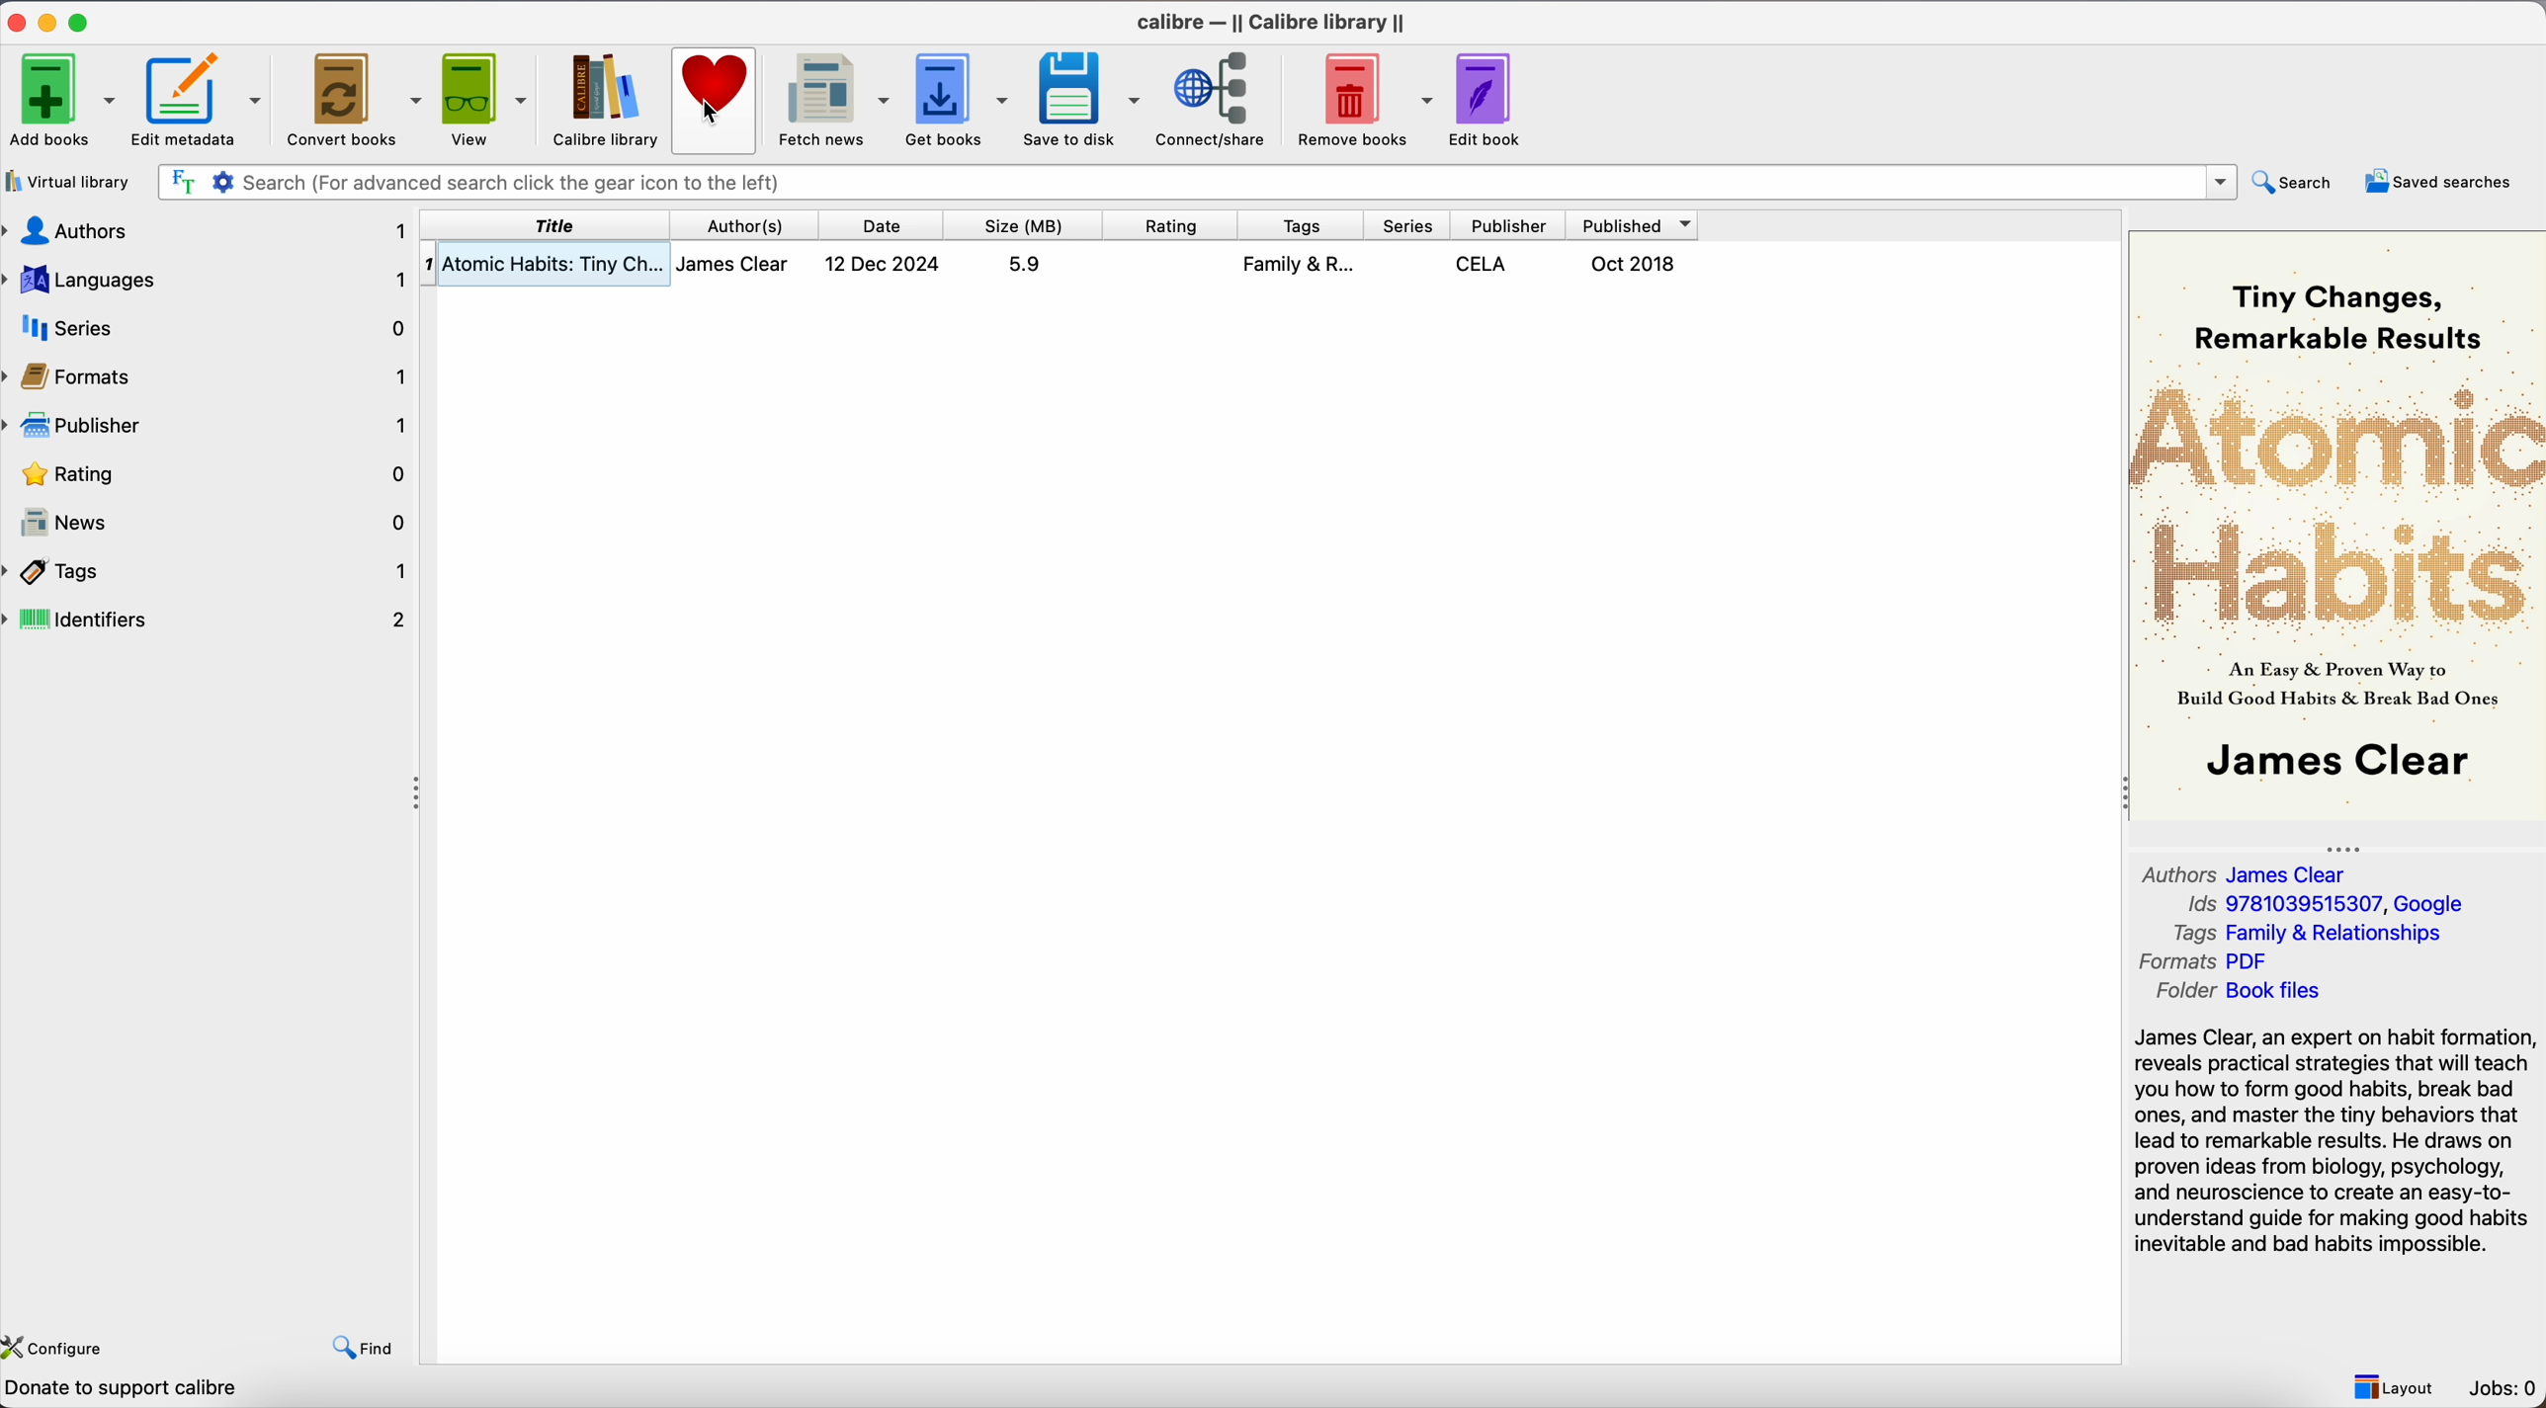 The height and width of the screenshot is (1408, 2546). I want to click on convert books, so click(356, 100).